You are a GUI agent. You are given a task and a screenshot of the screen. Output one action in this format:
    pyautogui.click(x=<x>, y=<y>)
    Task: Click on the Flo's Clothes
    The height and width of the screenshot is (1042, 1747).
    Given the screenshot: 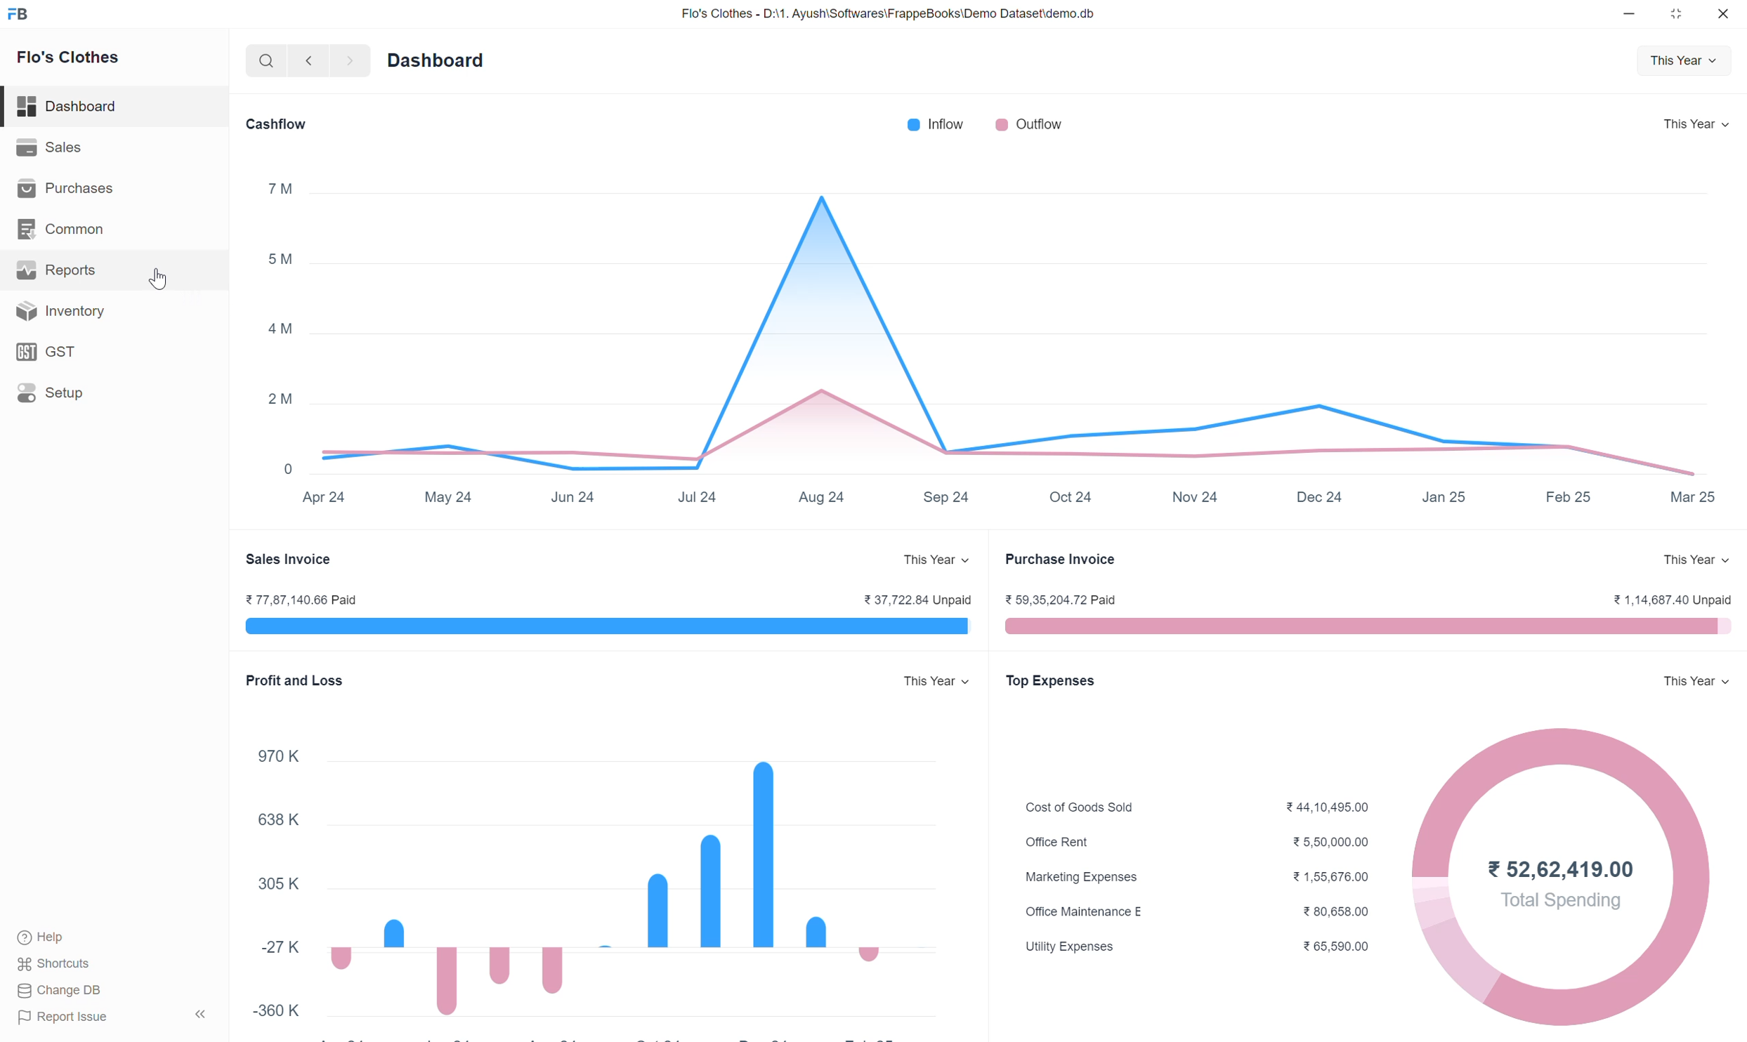 What is the action you would take?
    pyautogui.click(x=72, y=57)
    